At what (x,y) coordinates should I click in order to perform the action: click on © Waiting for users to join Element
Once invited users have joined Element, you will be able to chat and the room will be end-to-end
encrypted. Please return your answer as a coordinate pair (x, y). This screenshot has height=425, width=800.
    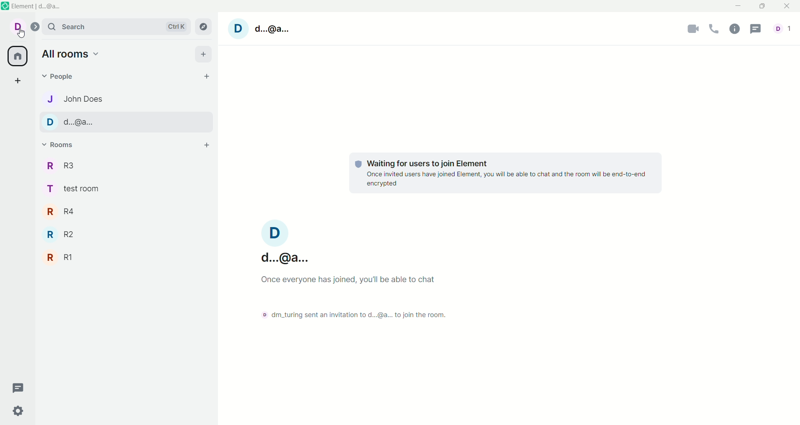
    Looking at the image, I should click on (506, 172).